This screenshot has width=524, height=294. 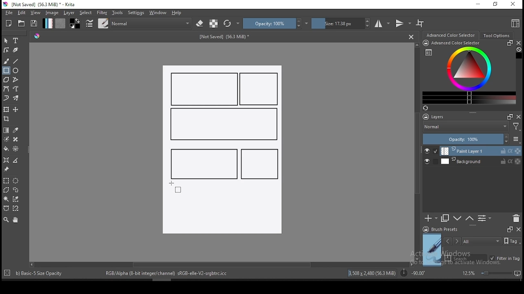 What do you see at coordinates (7, 139) in the screenshot?
I see `colorize mask tool` at bounding box center [7, 139].